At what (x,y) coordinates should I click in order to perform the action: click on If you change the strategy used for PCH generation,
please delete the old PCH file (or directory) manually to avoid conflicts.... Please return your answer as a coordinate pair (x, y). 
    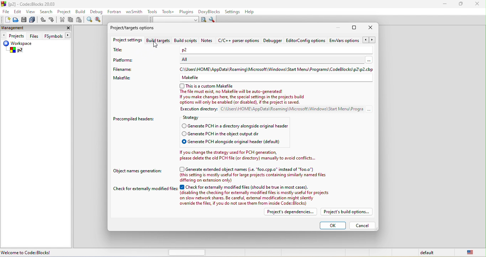
    Looking at the image, I should click on (246, 156).